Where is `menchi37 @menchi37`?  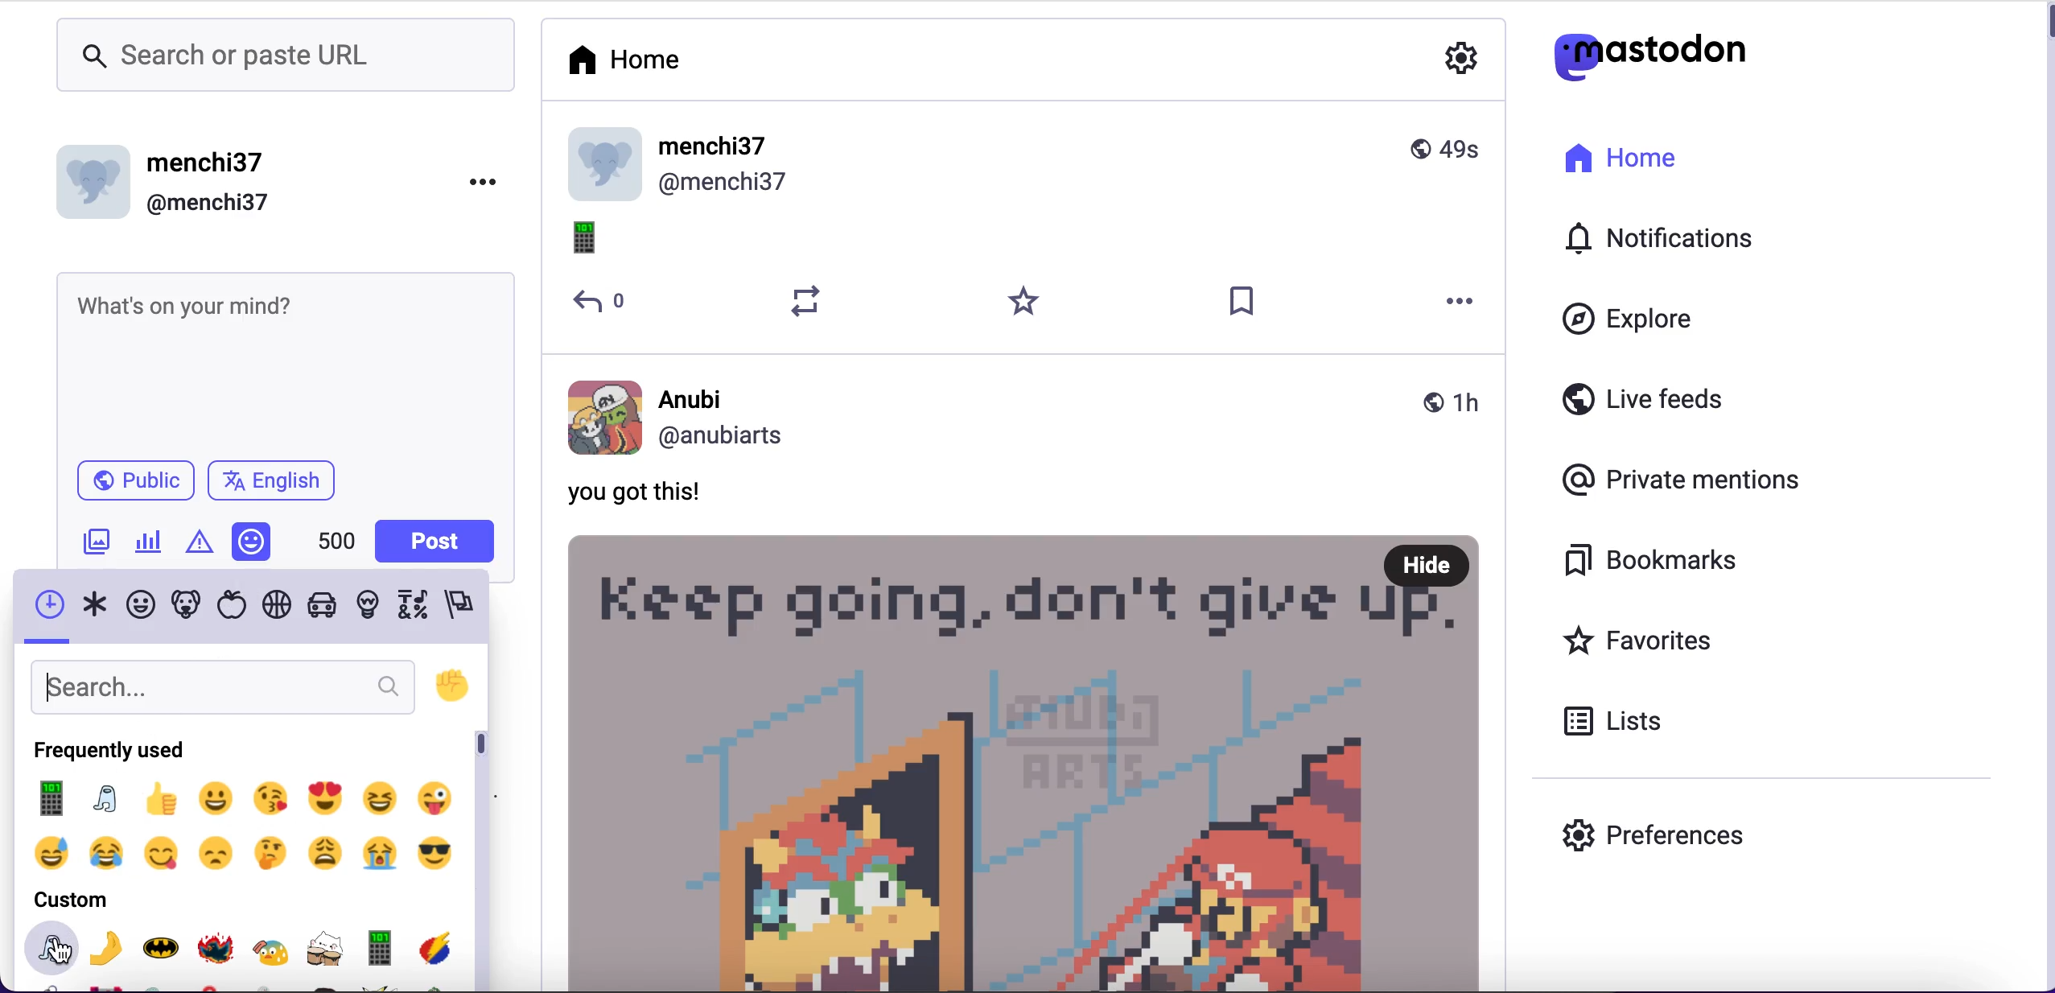 menchi37 @menchi37 is located at coordinates (234, 180).